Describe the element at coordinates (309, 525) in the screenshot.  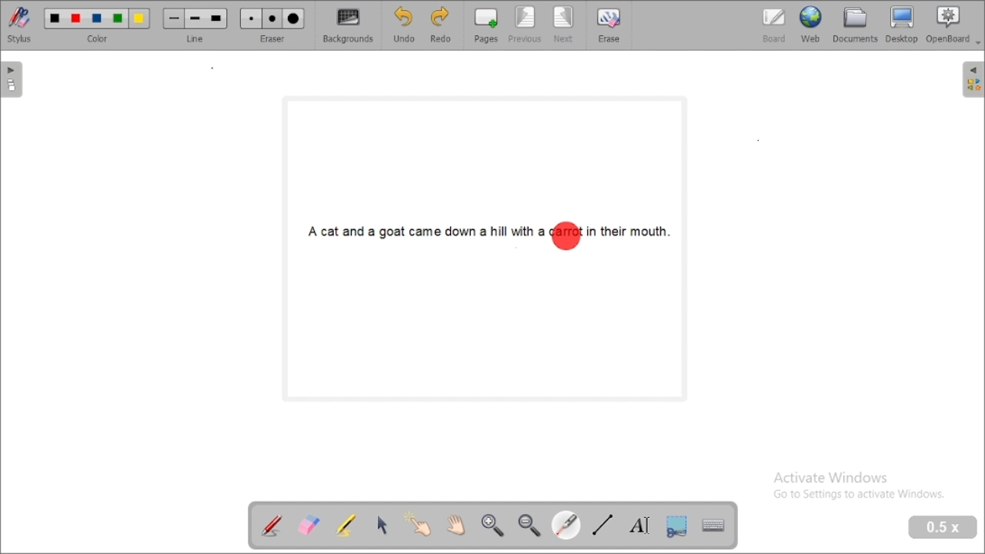
I see `erase annotation` at that location.